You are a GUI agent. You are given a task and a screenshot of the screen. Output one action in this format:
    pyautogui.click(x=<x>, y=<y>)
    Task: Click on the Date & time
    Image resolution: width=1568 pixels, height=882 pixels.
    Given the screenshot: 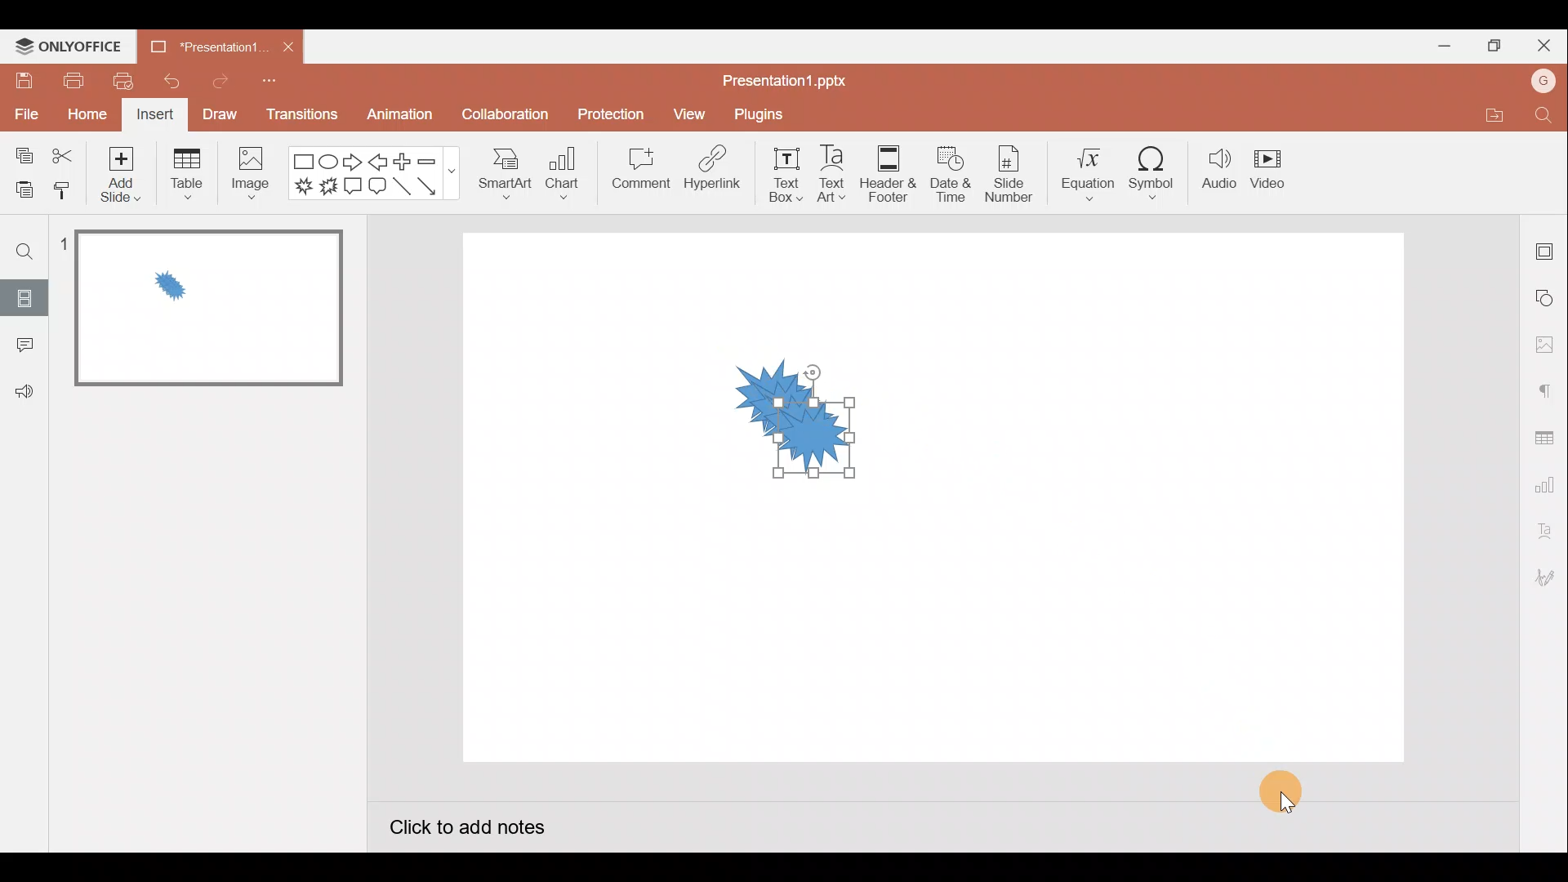 What is the action you would take?
    pyautogui.click(x=951, y=174)
    